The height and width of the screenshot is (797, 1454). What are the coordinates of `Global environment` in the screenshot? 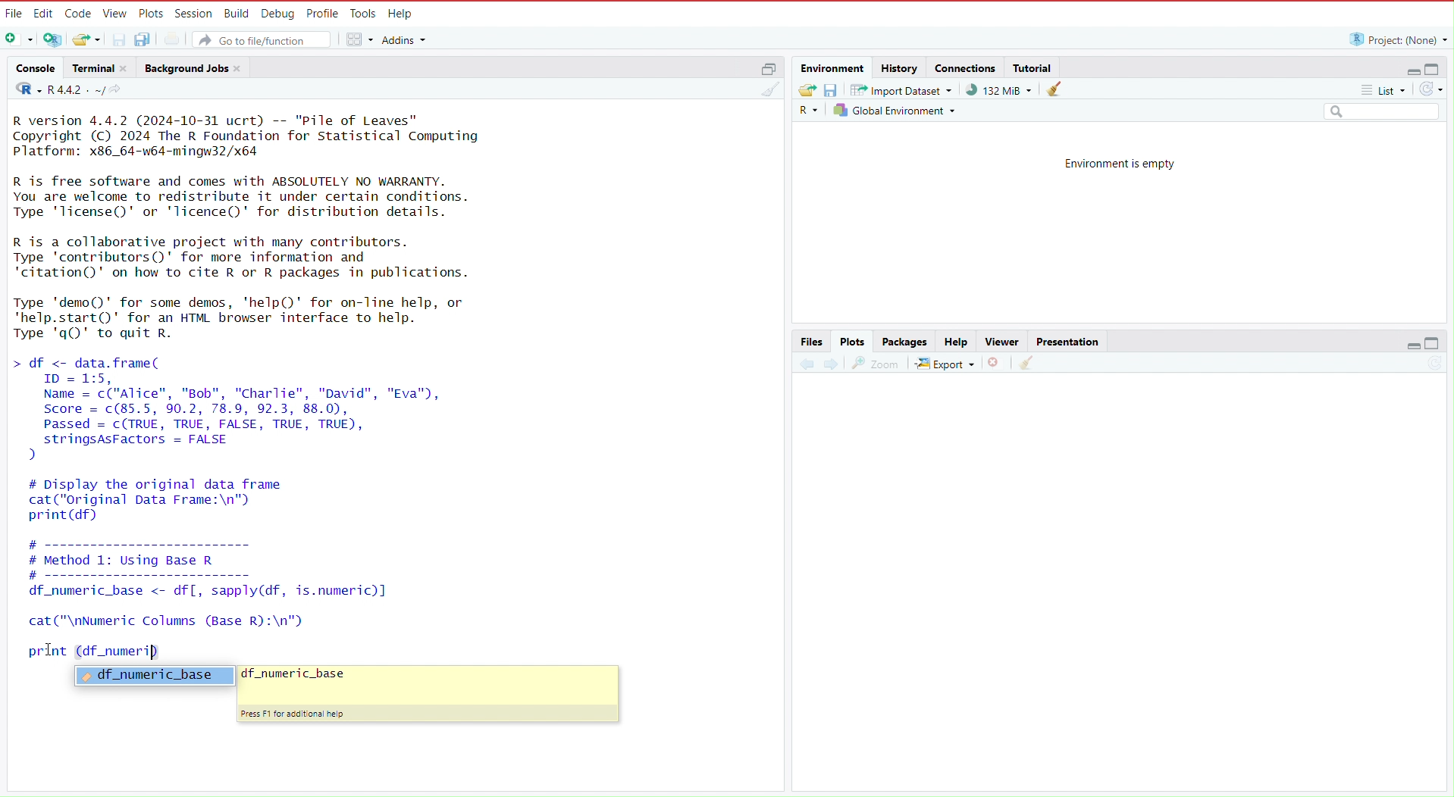 It's located at (895, 111).